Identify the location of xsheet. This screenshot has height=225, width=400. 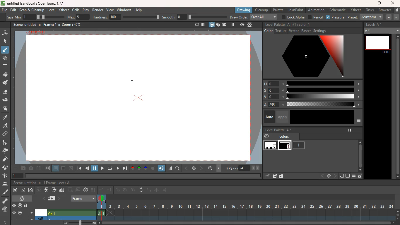
(355, 10).